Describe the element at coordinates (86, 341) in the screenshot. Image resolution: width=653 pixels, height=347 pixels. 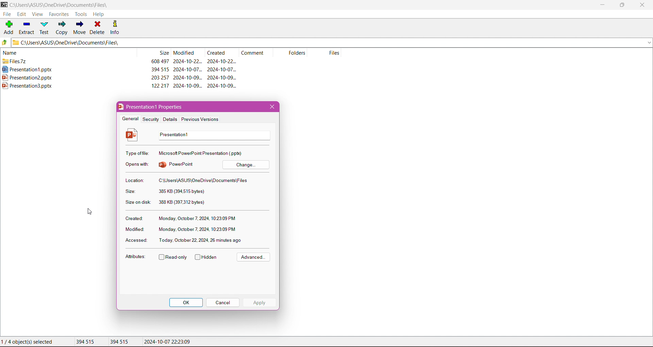
I see `394 515` at that location.